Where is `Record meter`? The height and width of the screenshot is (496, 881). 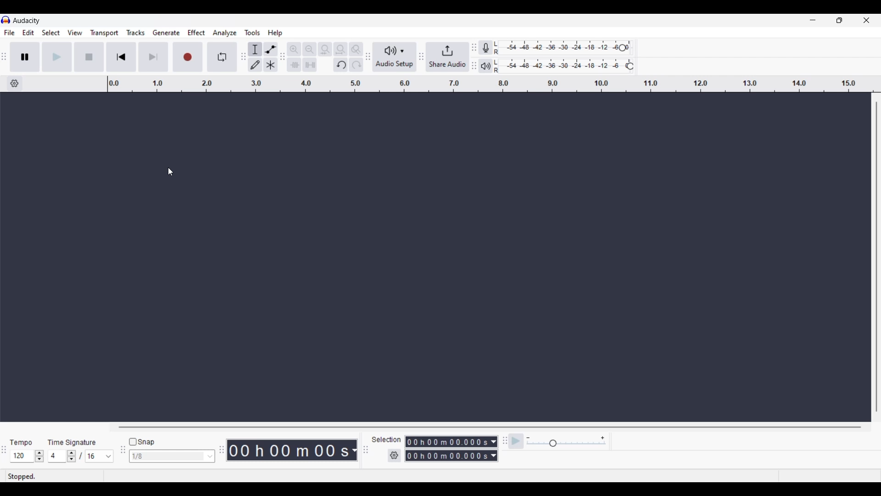 Record meter is located at coordinates (486, 48).